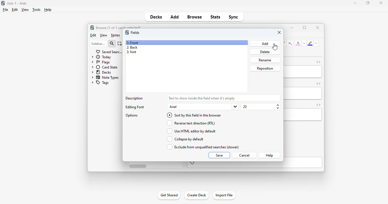  I want to click on collapse by default, so click(185, 139).